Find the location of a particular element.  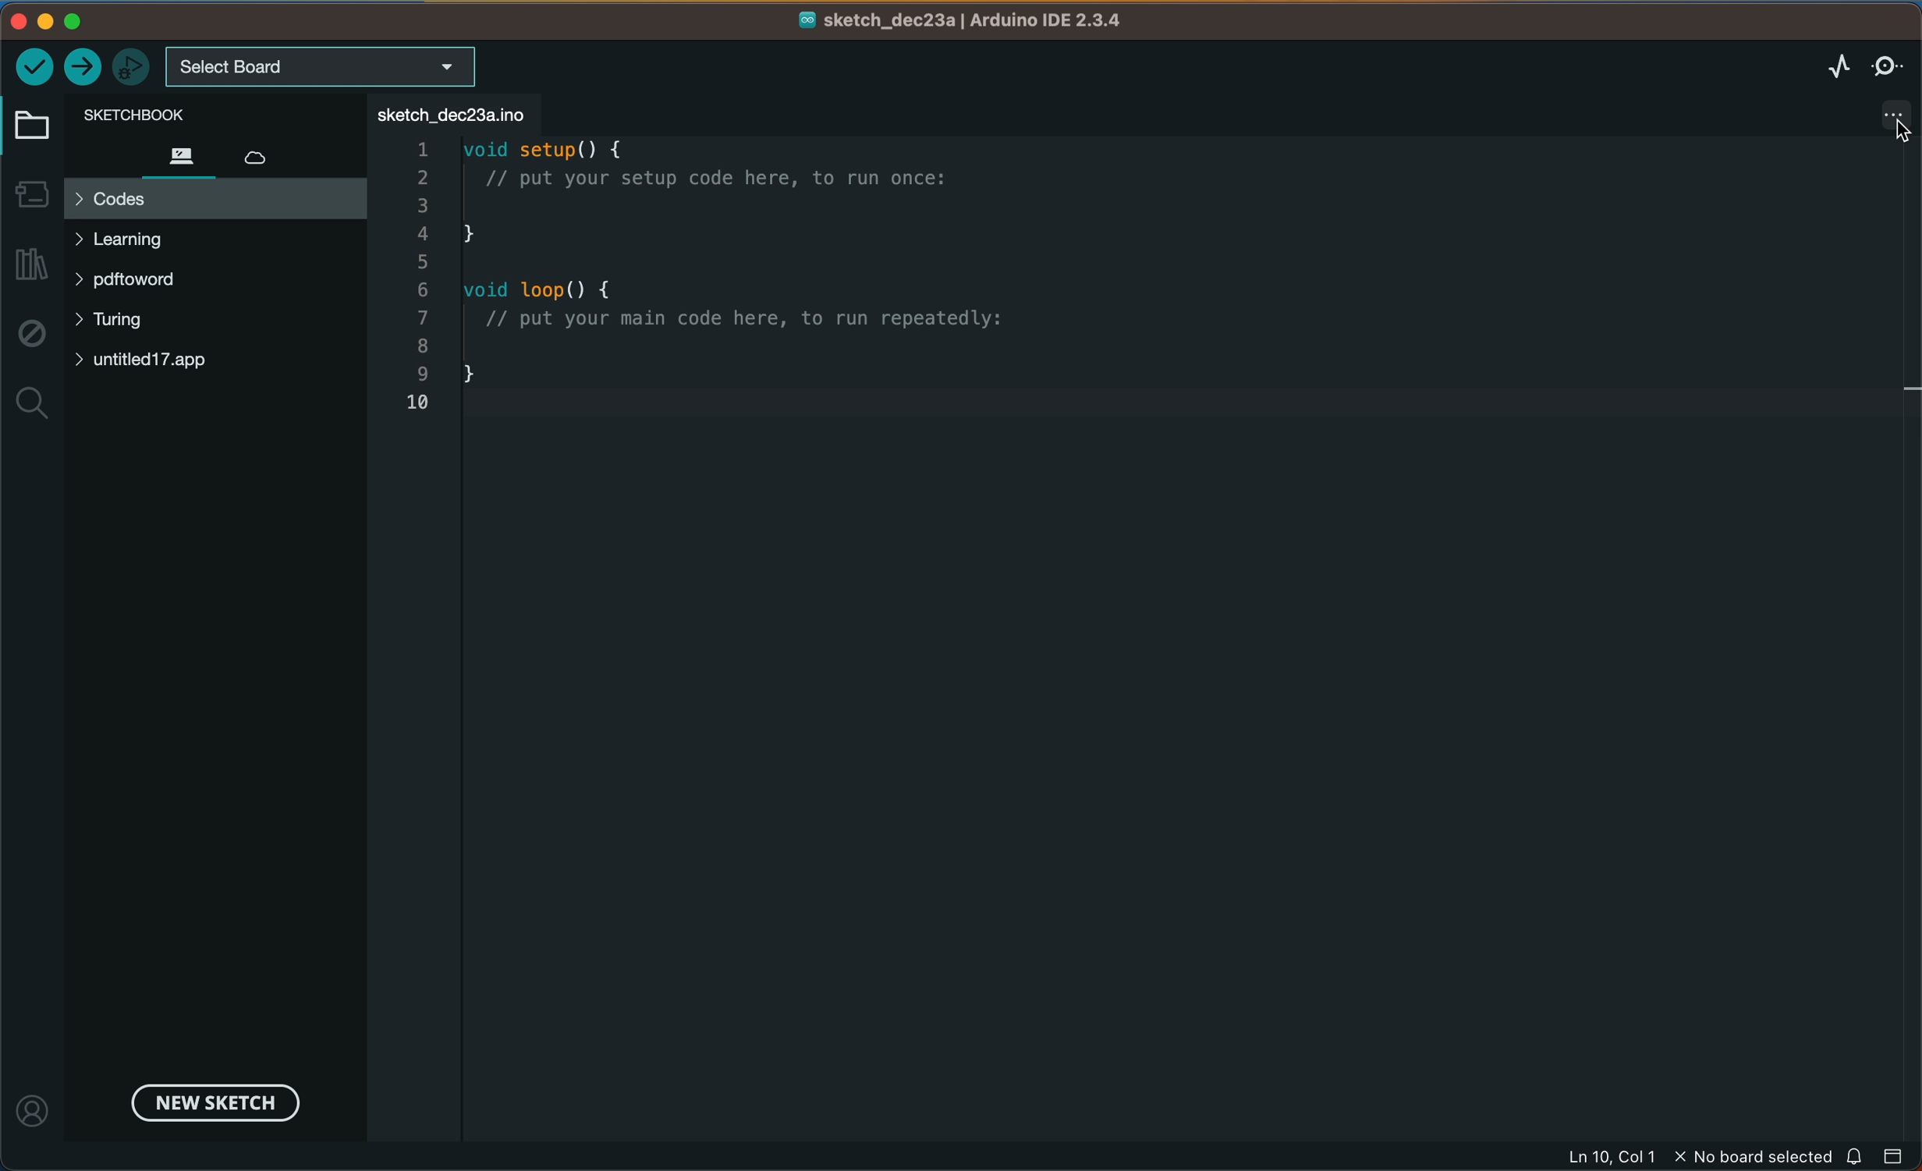

window control is located at coordinates (68, 21).